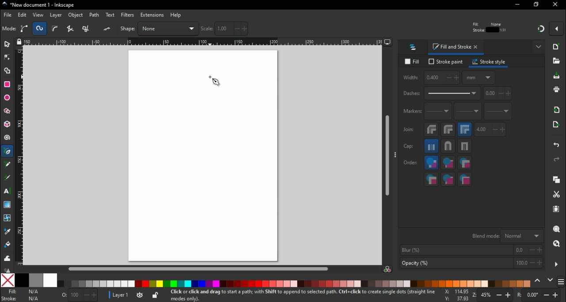 The image size is (566, 302). What do you see at coordinates (541, 30) in the screenshot?
I see `snapping: on/off` at bounding box center [541, 30].